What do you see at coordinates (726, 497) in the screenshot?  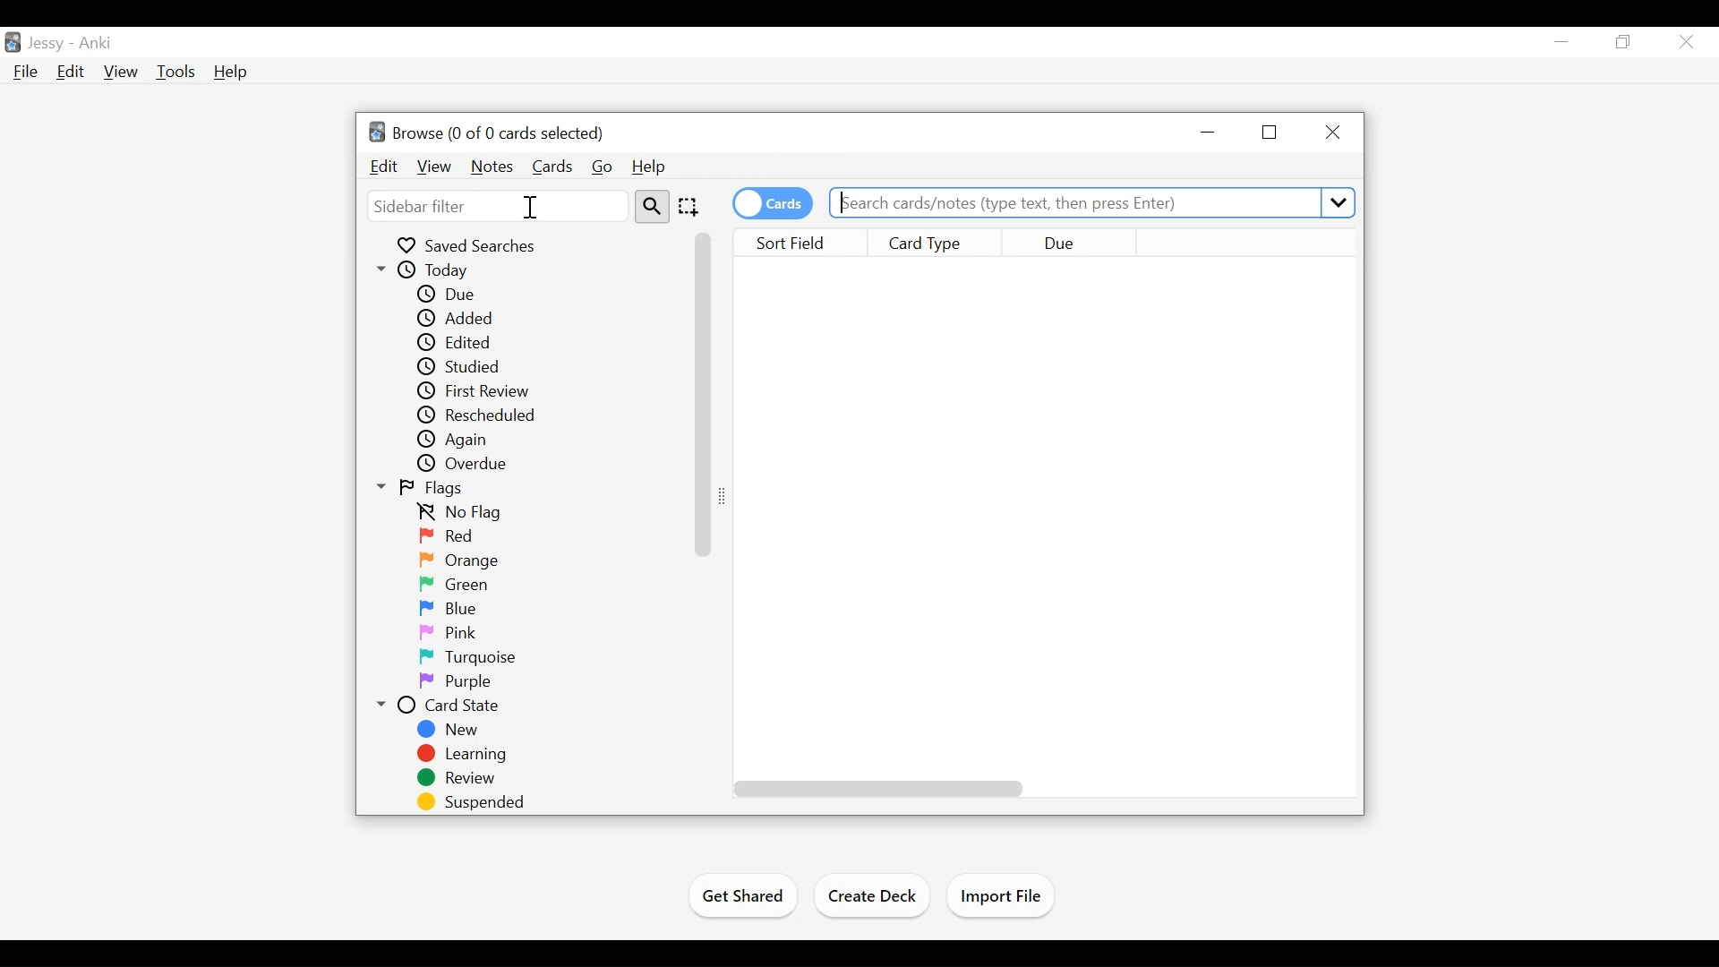 I see `Resize` at bounding box center [726, 497].